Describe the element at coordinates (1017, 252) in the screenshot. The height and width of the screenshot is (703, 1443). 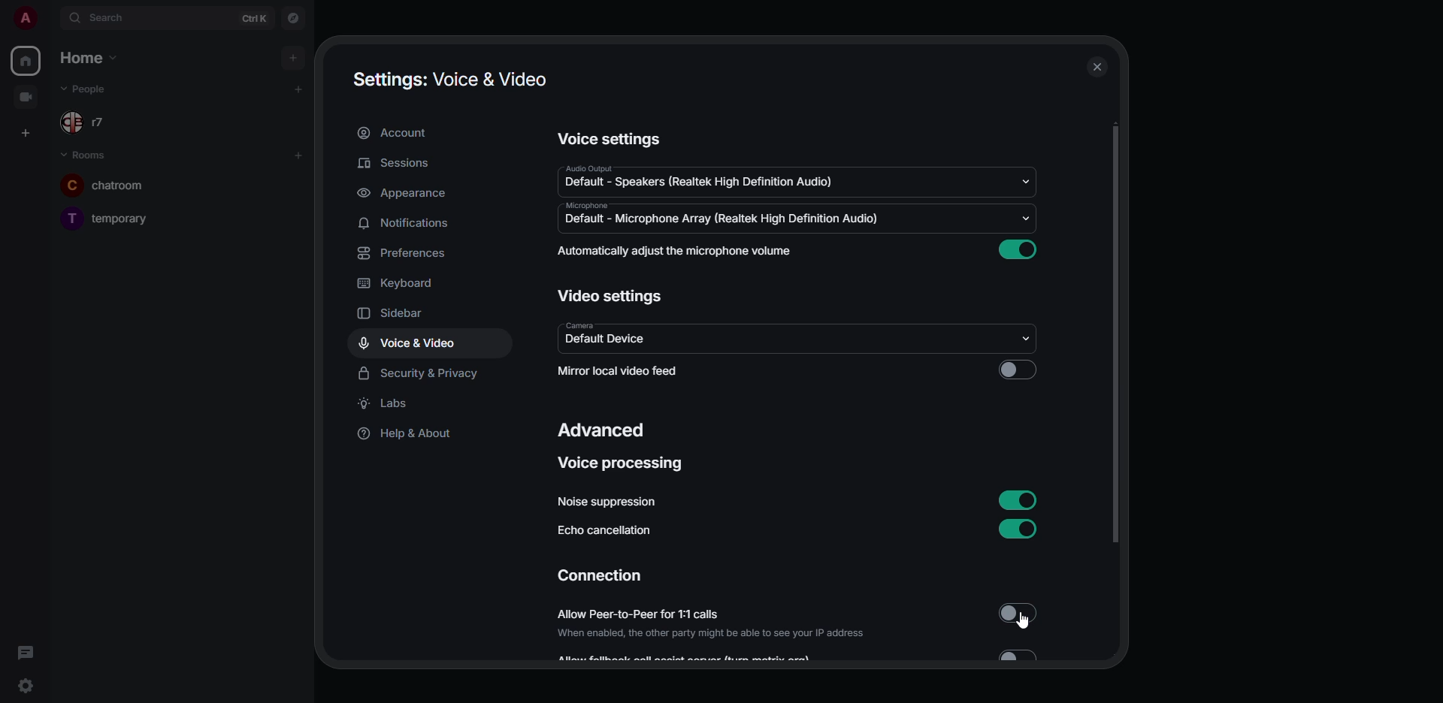
I see `enabled` at that location.